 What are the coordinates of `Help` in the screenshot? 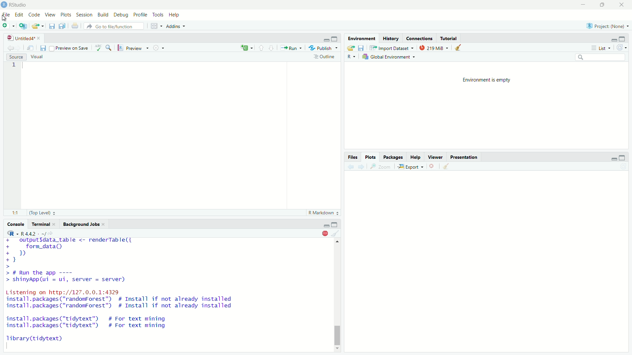 It's located at (174, 15).